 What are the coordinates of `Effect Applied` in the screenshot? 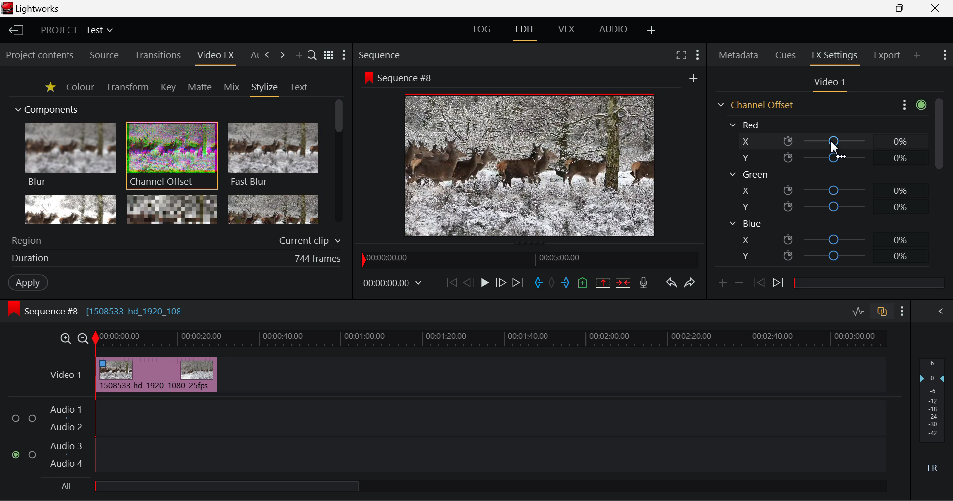 It's located at (157, 373).